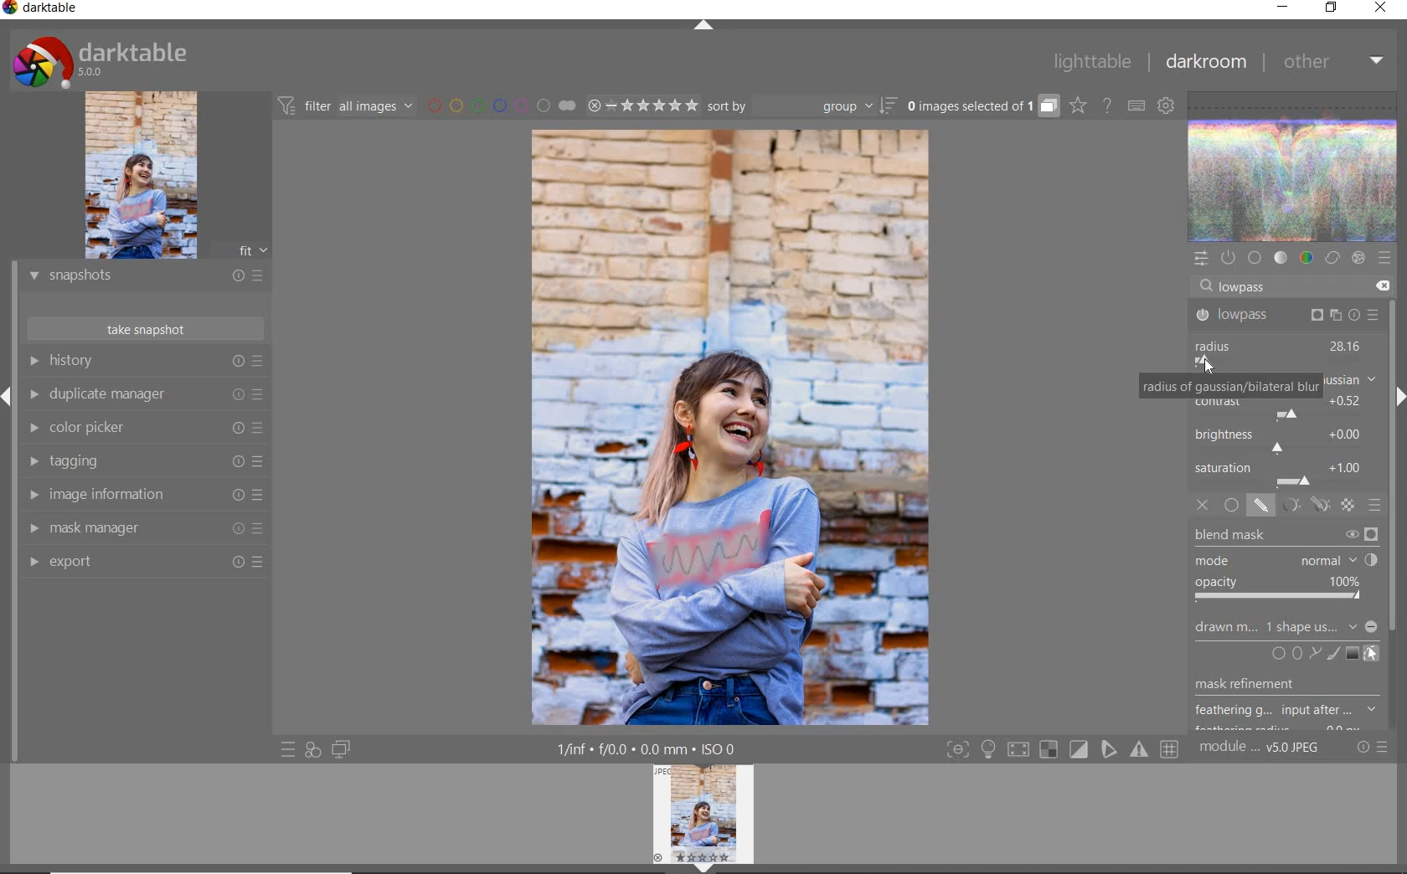 This screenshot has width=1407, height=874. What do you see at coordinates (1205, 506) in the screenshot?
I see `off` at bounding box center [1205, 506].